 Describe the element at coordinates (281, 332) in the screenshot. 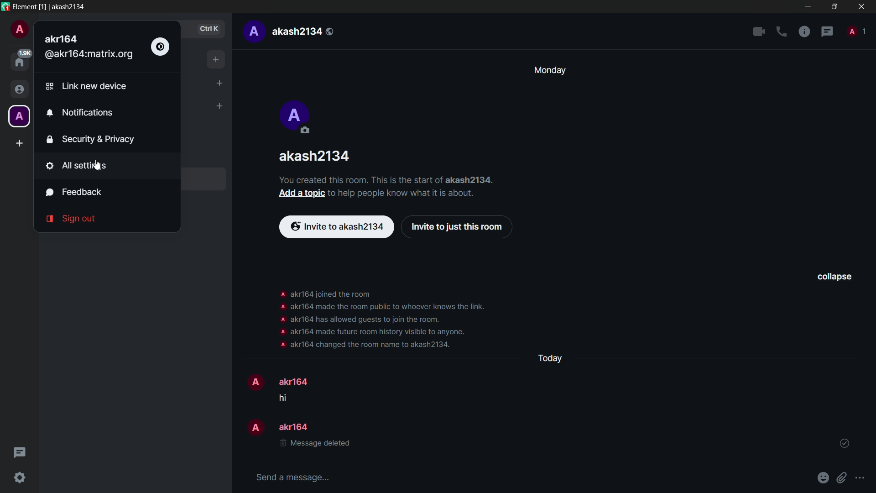

I see `profile` at that location.